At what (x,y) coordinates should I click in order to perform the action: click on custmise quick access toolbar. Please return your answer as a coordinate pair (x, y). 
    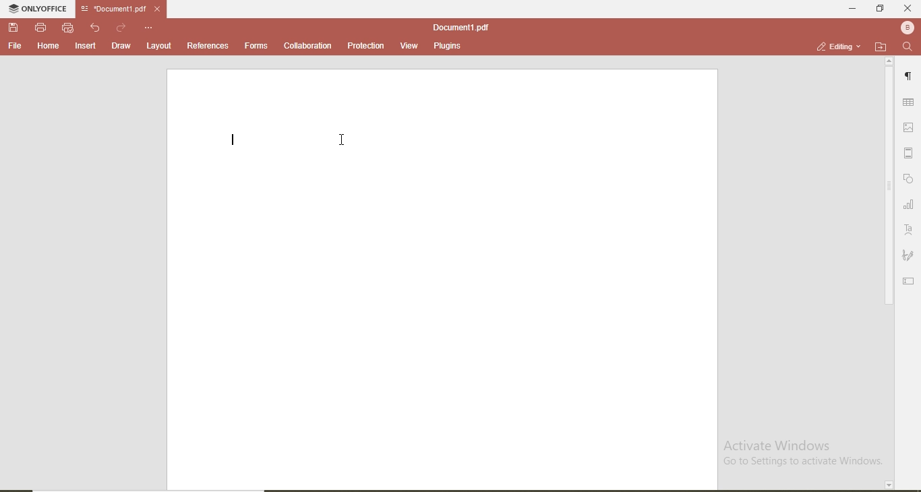
    Looking at the image, I should click on (148, 27).